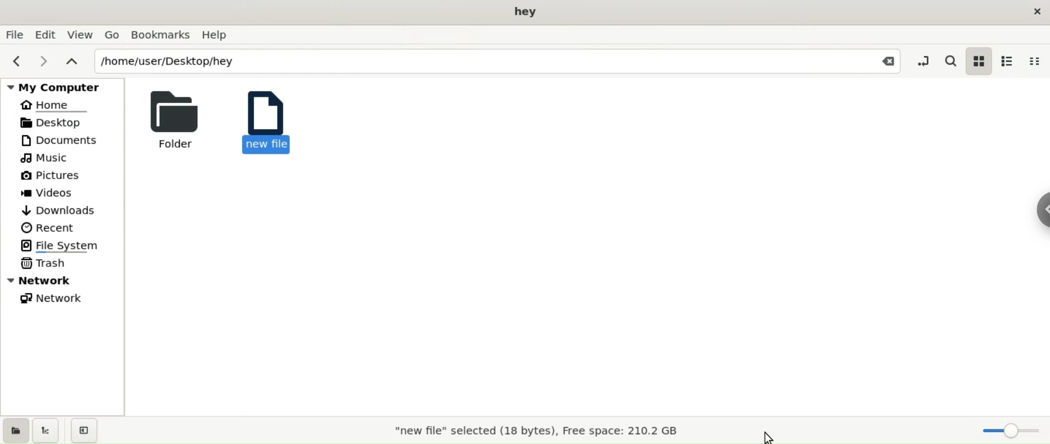  Describe the element at coordinates (16, 61) in the screenshot. I see `previous` at that location.